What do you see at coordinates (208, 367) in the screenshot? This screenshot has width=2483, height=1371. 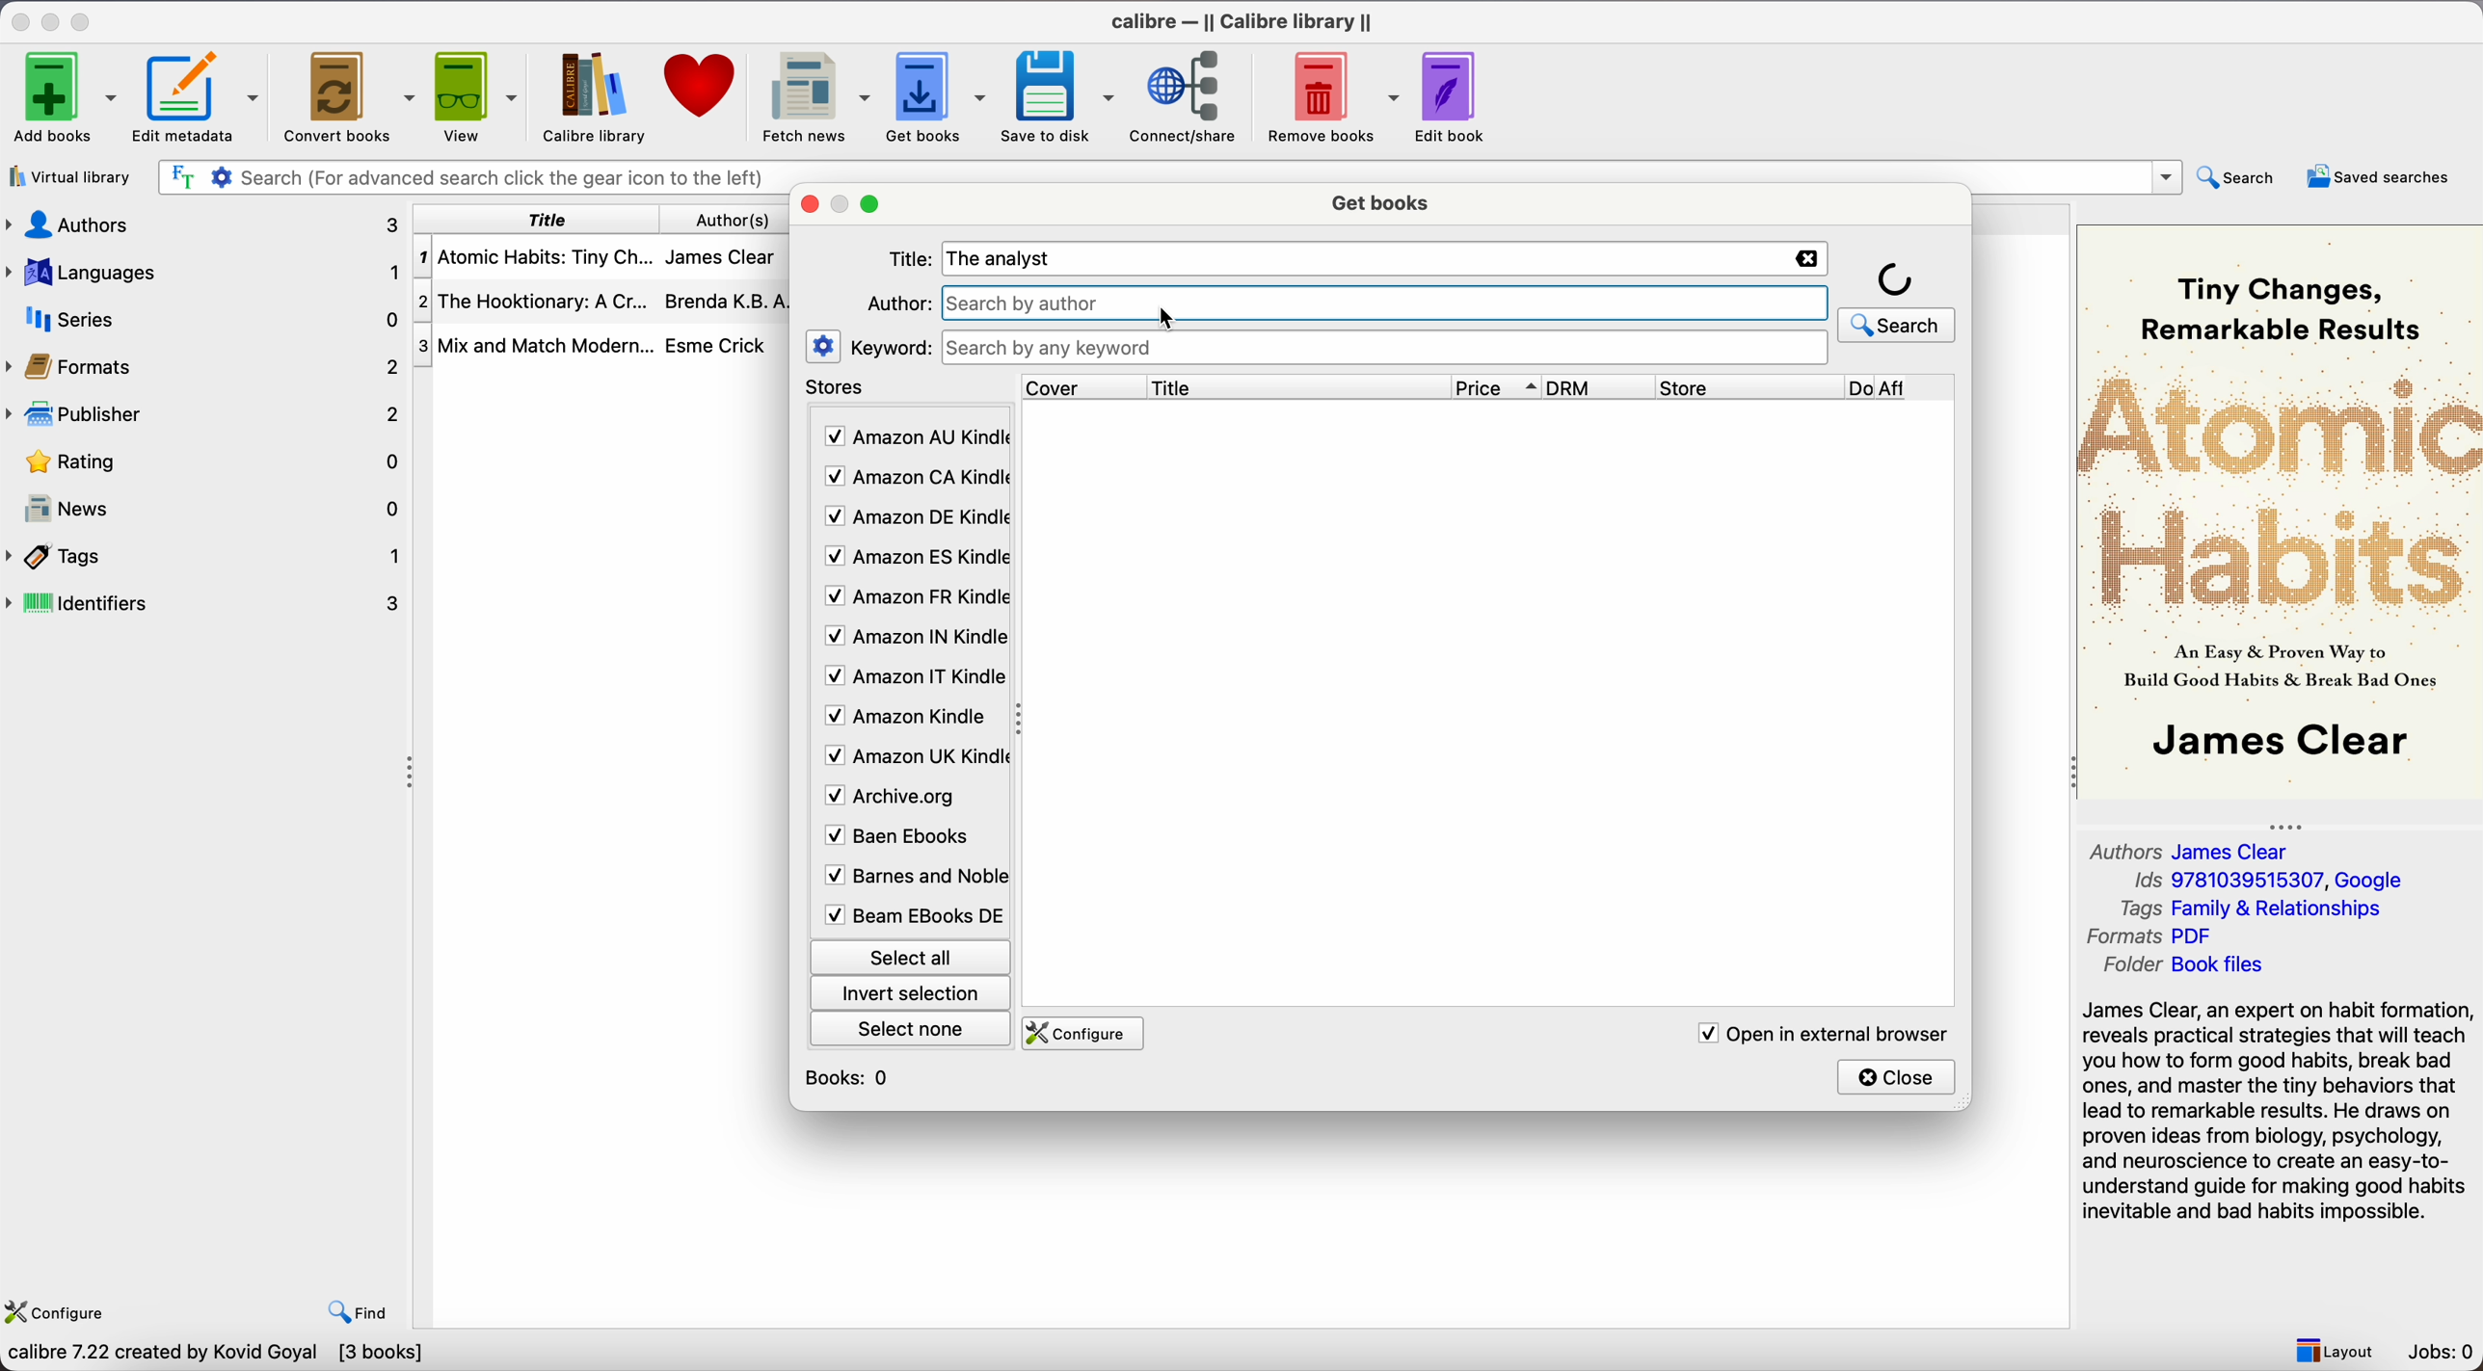 I see `formats` at bounding box center [208, 367].